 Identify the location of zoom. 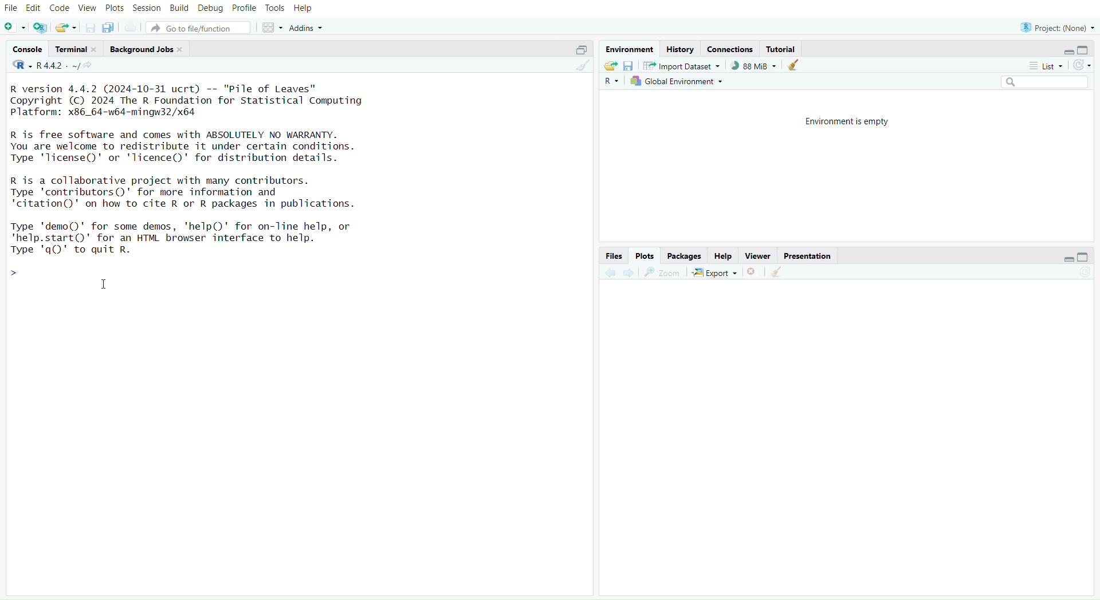
(663, 273).